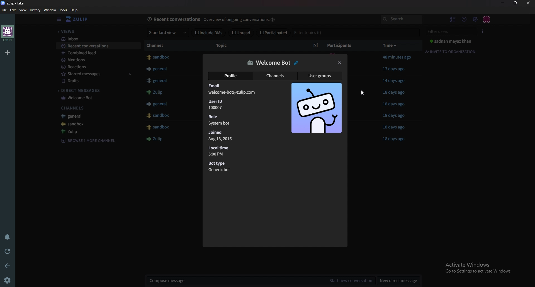 Image resolution: width=535 pixels, height=287 pixels. I want to click on 14 days ago, so click(395, 81).